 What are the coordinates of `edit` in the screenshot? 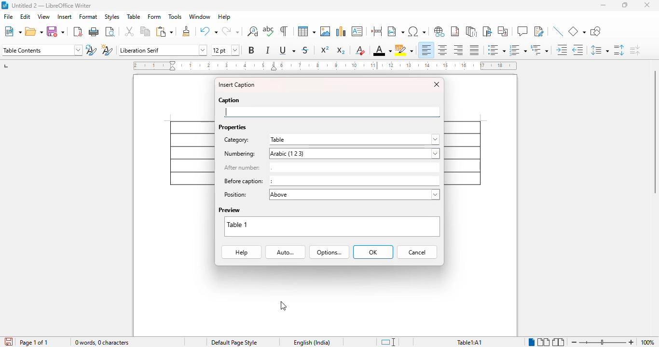 It's located at (26, 16).